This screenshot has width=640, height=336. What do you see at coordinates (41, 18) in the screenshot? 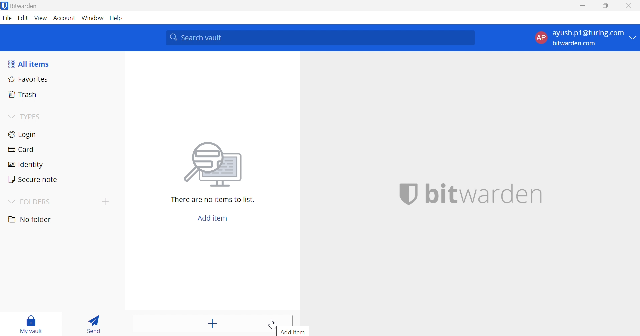
I see `View` at bounding box center [41, 18].